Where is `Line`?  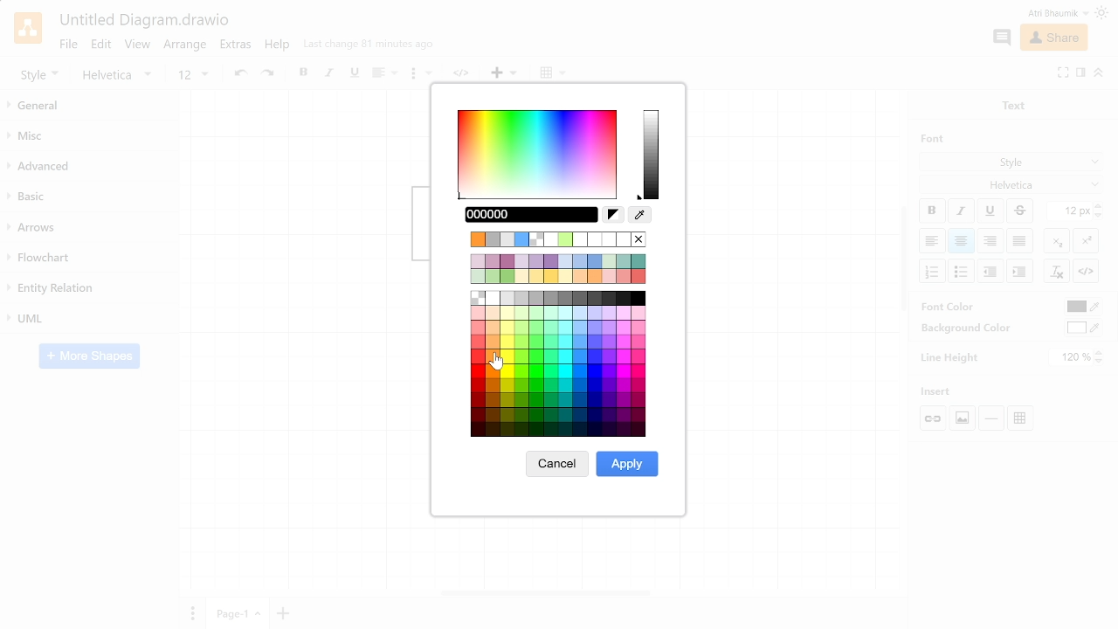
Line is located at coordinates (991, 418).